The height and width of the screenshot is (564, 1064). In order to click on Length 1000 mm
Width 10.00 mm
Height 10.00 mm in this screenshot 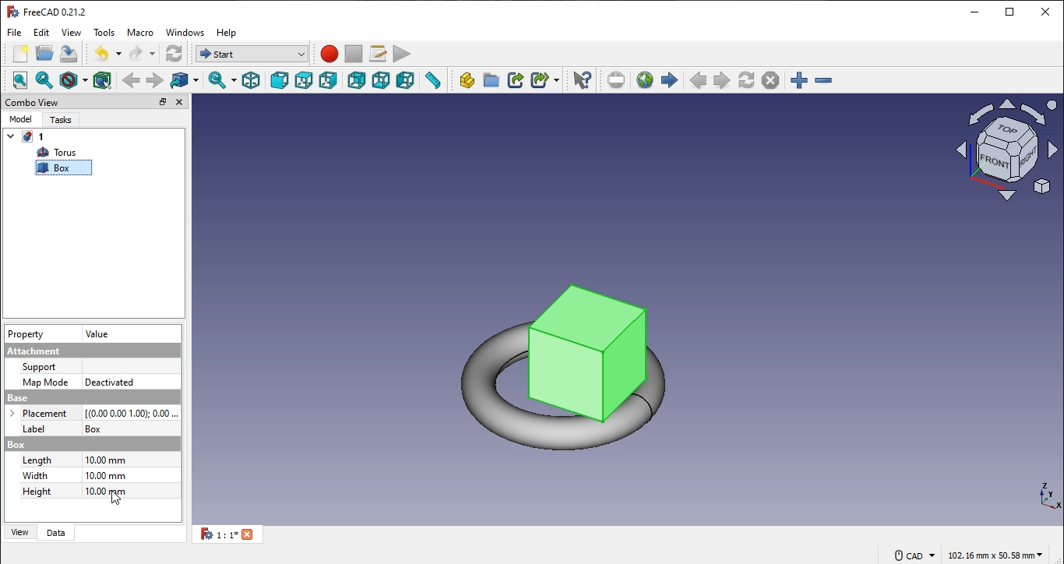, I will do `click(94, 479)`.